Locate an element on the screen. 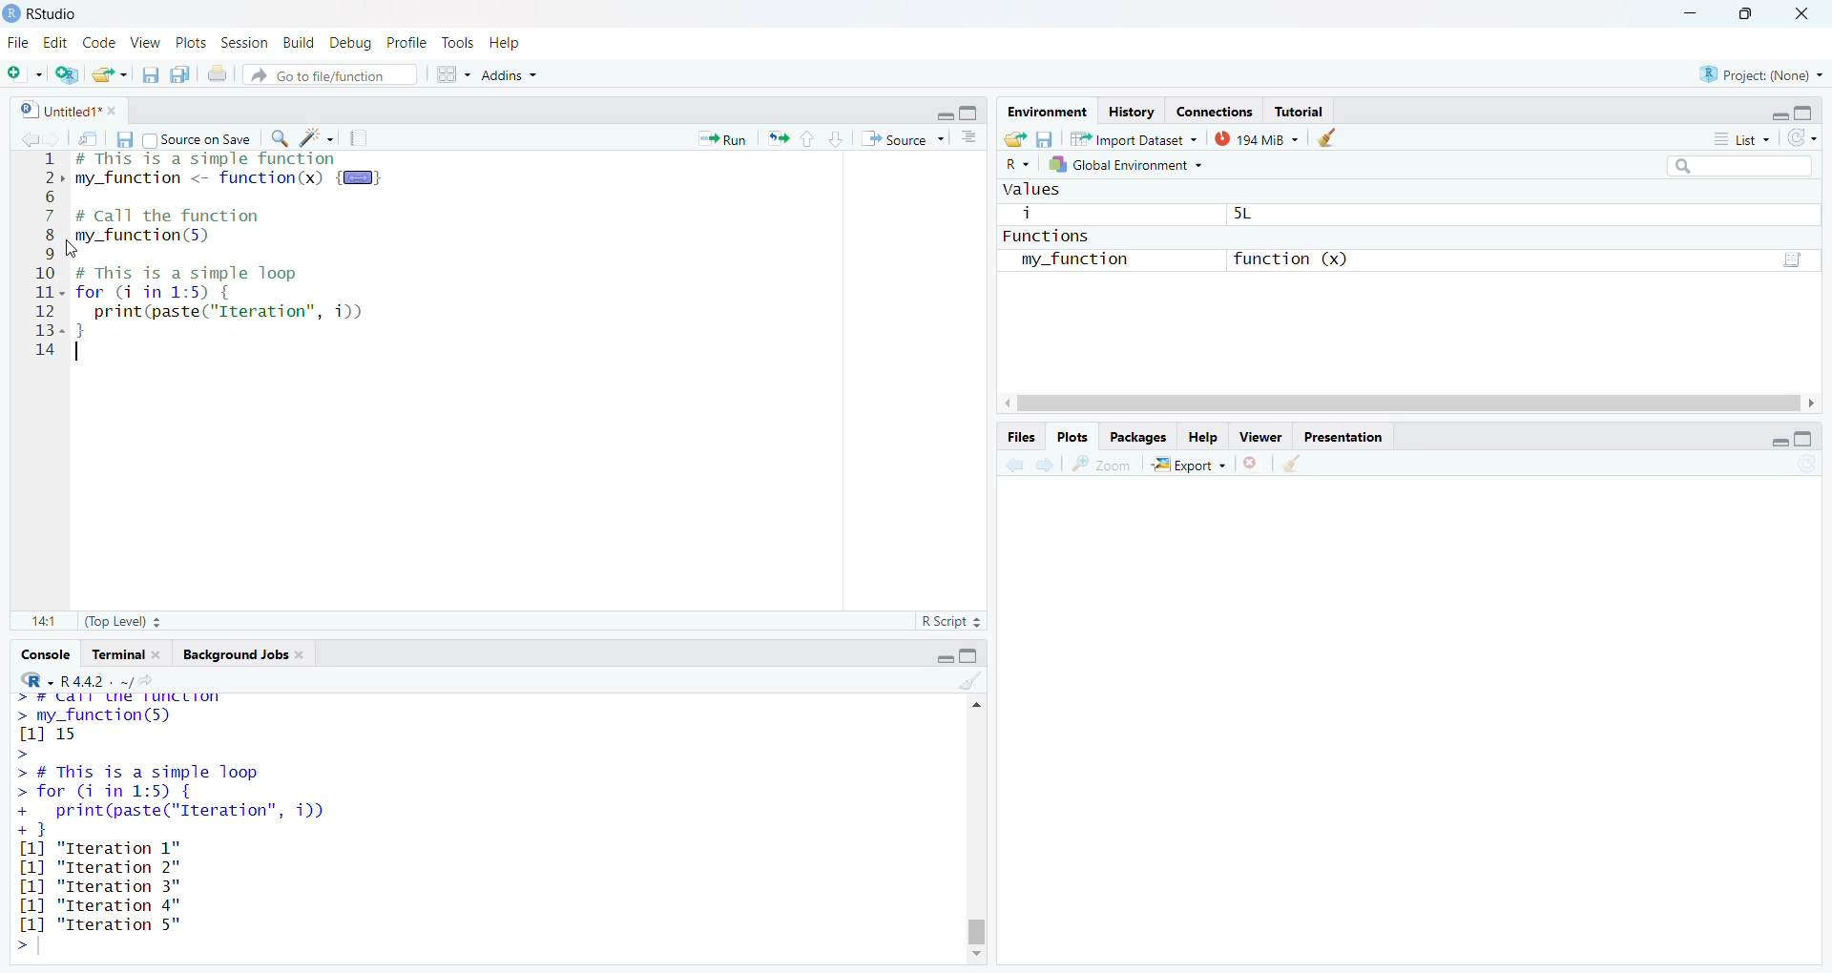 The height and width of the screenshot is (973, 1832). go to previous section/chunk is located at coordinates (810, 137).